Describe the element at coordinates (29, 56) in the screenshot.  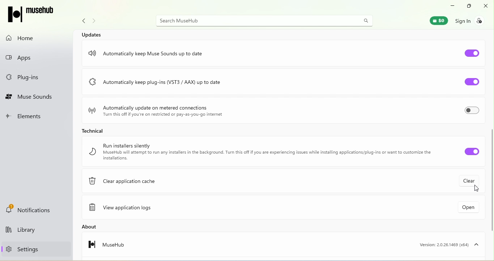
I see `Apps` at that location.